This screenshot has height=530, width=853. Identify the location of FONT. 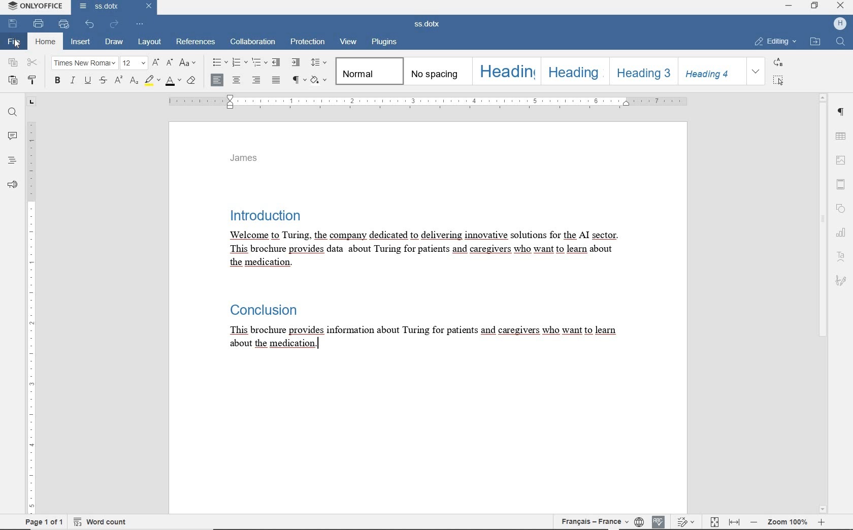
(83, 63).